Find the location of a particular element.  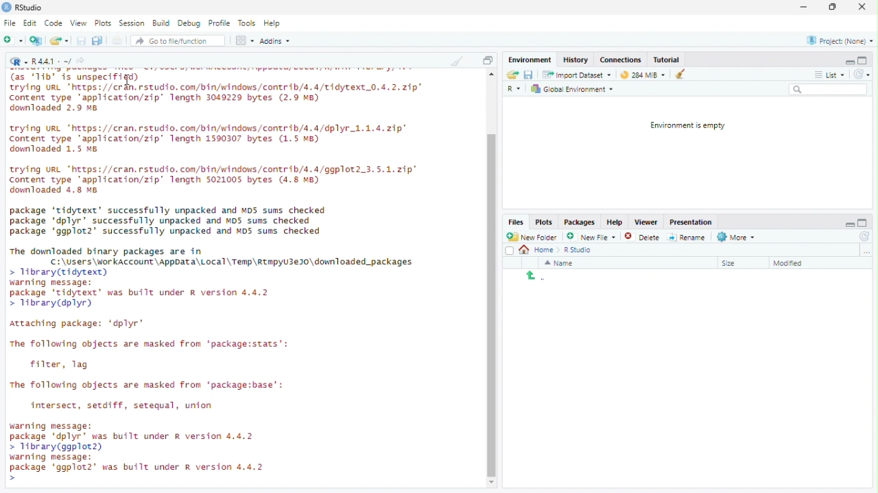

Open is located at coordinates (58, 40).